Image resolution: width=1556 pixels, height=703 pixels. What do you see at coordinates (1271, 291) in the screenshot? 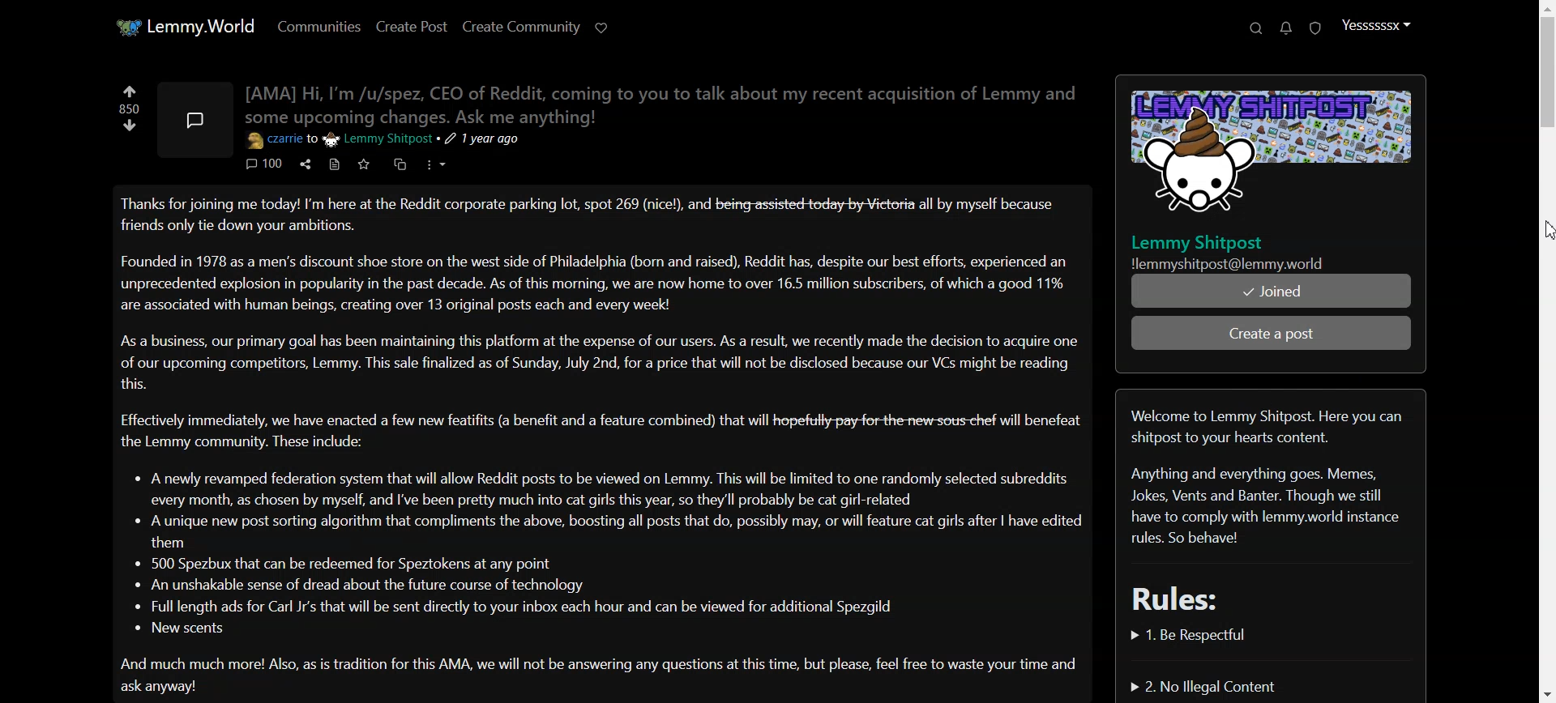
I see `Joined` at bounding box center [1271, 291].